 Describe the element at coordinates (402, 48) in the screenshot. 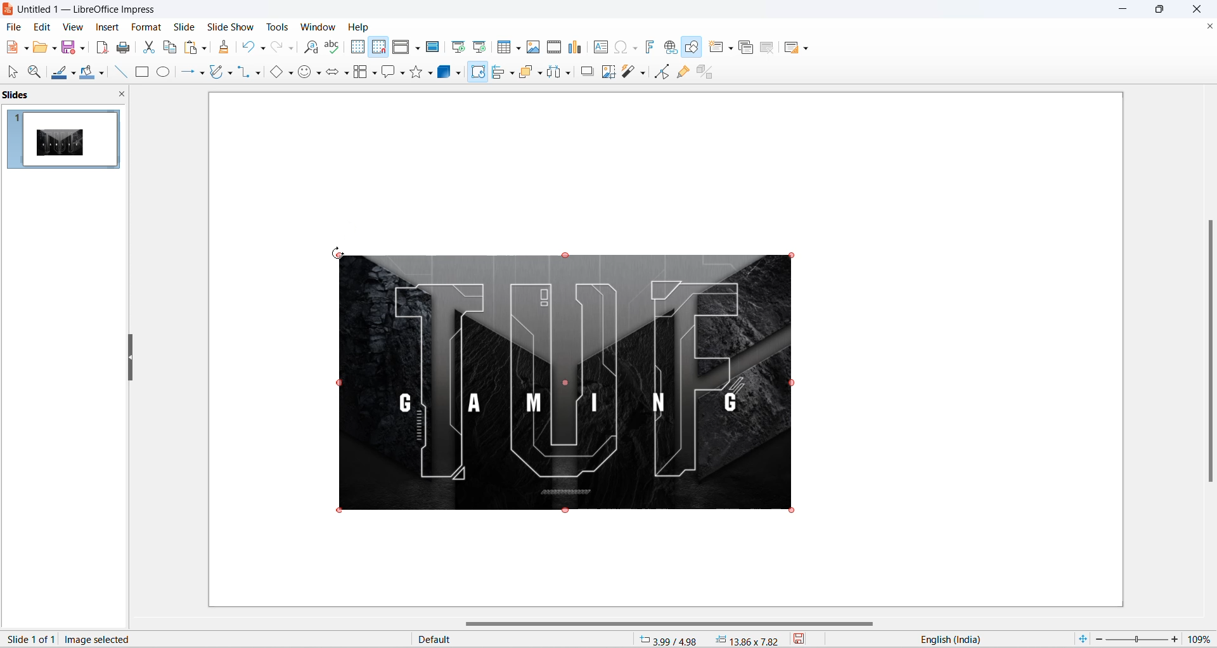

I see `display view` at that location.